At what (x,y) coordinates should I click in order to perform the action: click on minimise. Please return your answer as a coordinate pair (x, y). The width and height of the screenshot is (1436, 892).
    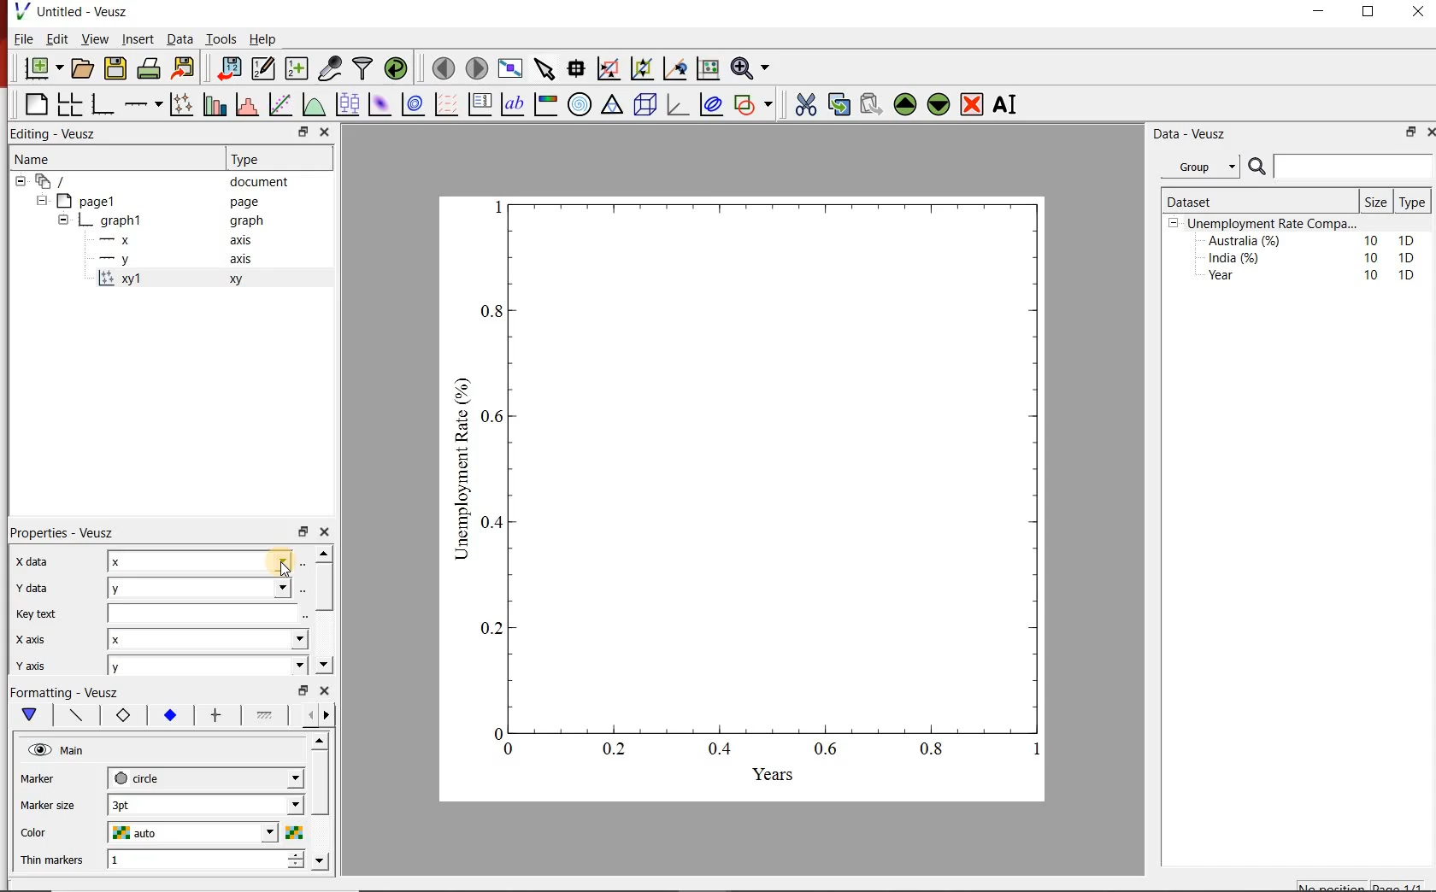
    Looking at the image, I should click on (303, 689).